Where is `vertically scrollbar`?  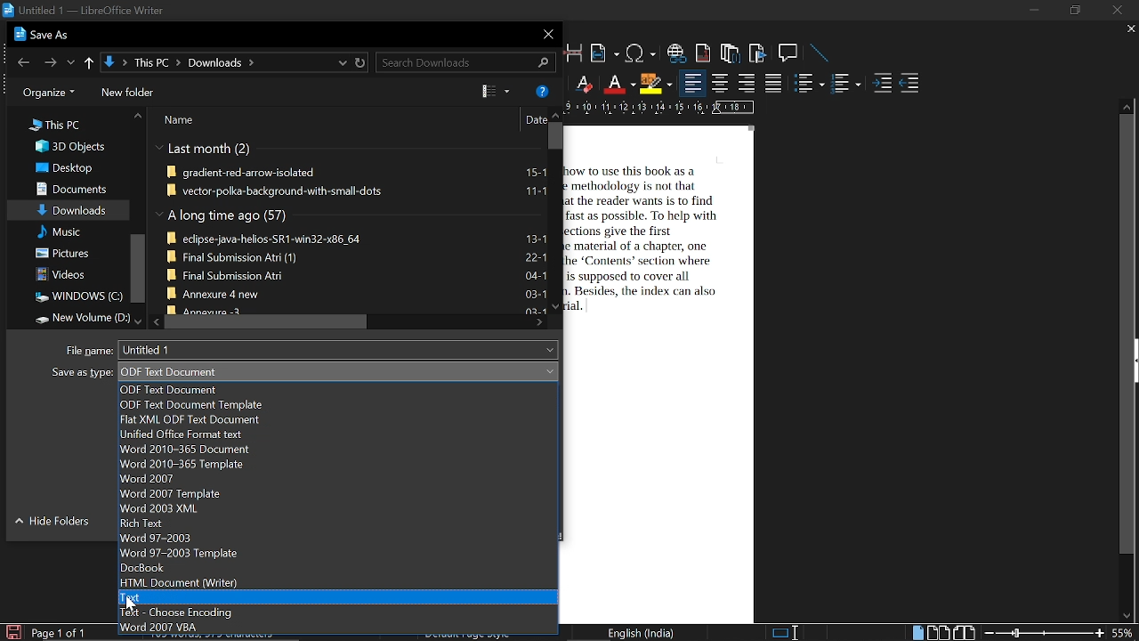
vertically scrollbar is located at coordinates (1127, 335).